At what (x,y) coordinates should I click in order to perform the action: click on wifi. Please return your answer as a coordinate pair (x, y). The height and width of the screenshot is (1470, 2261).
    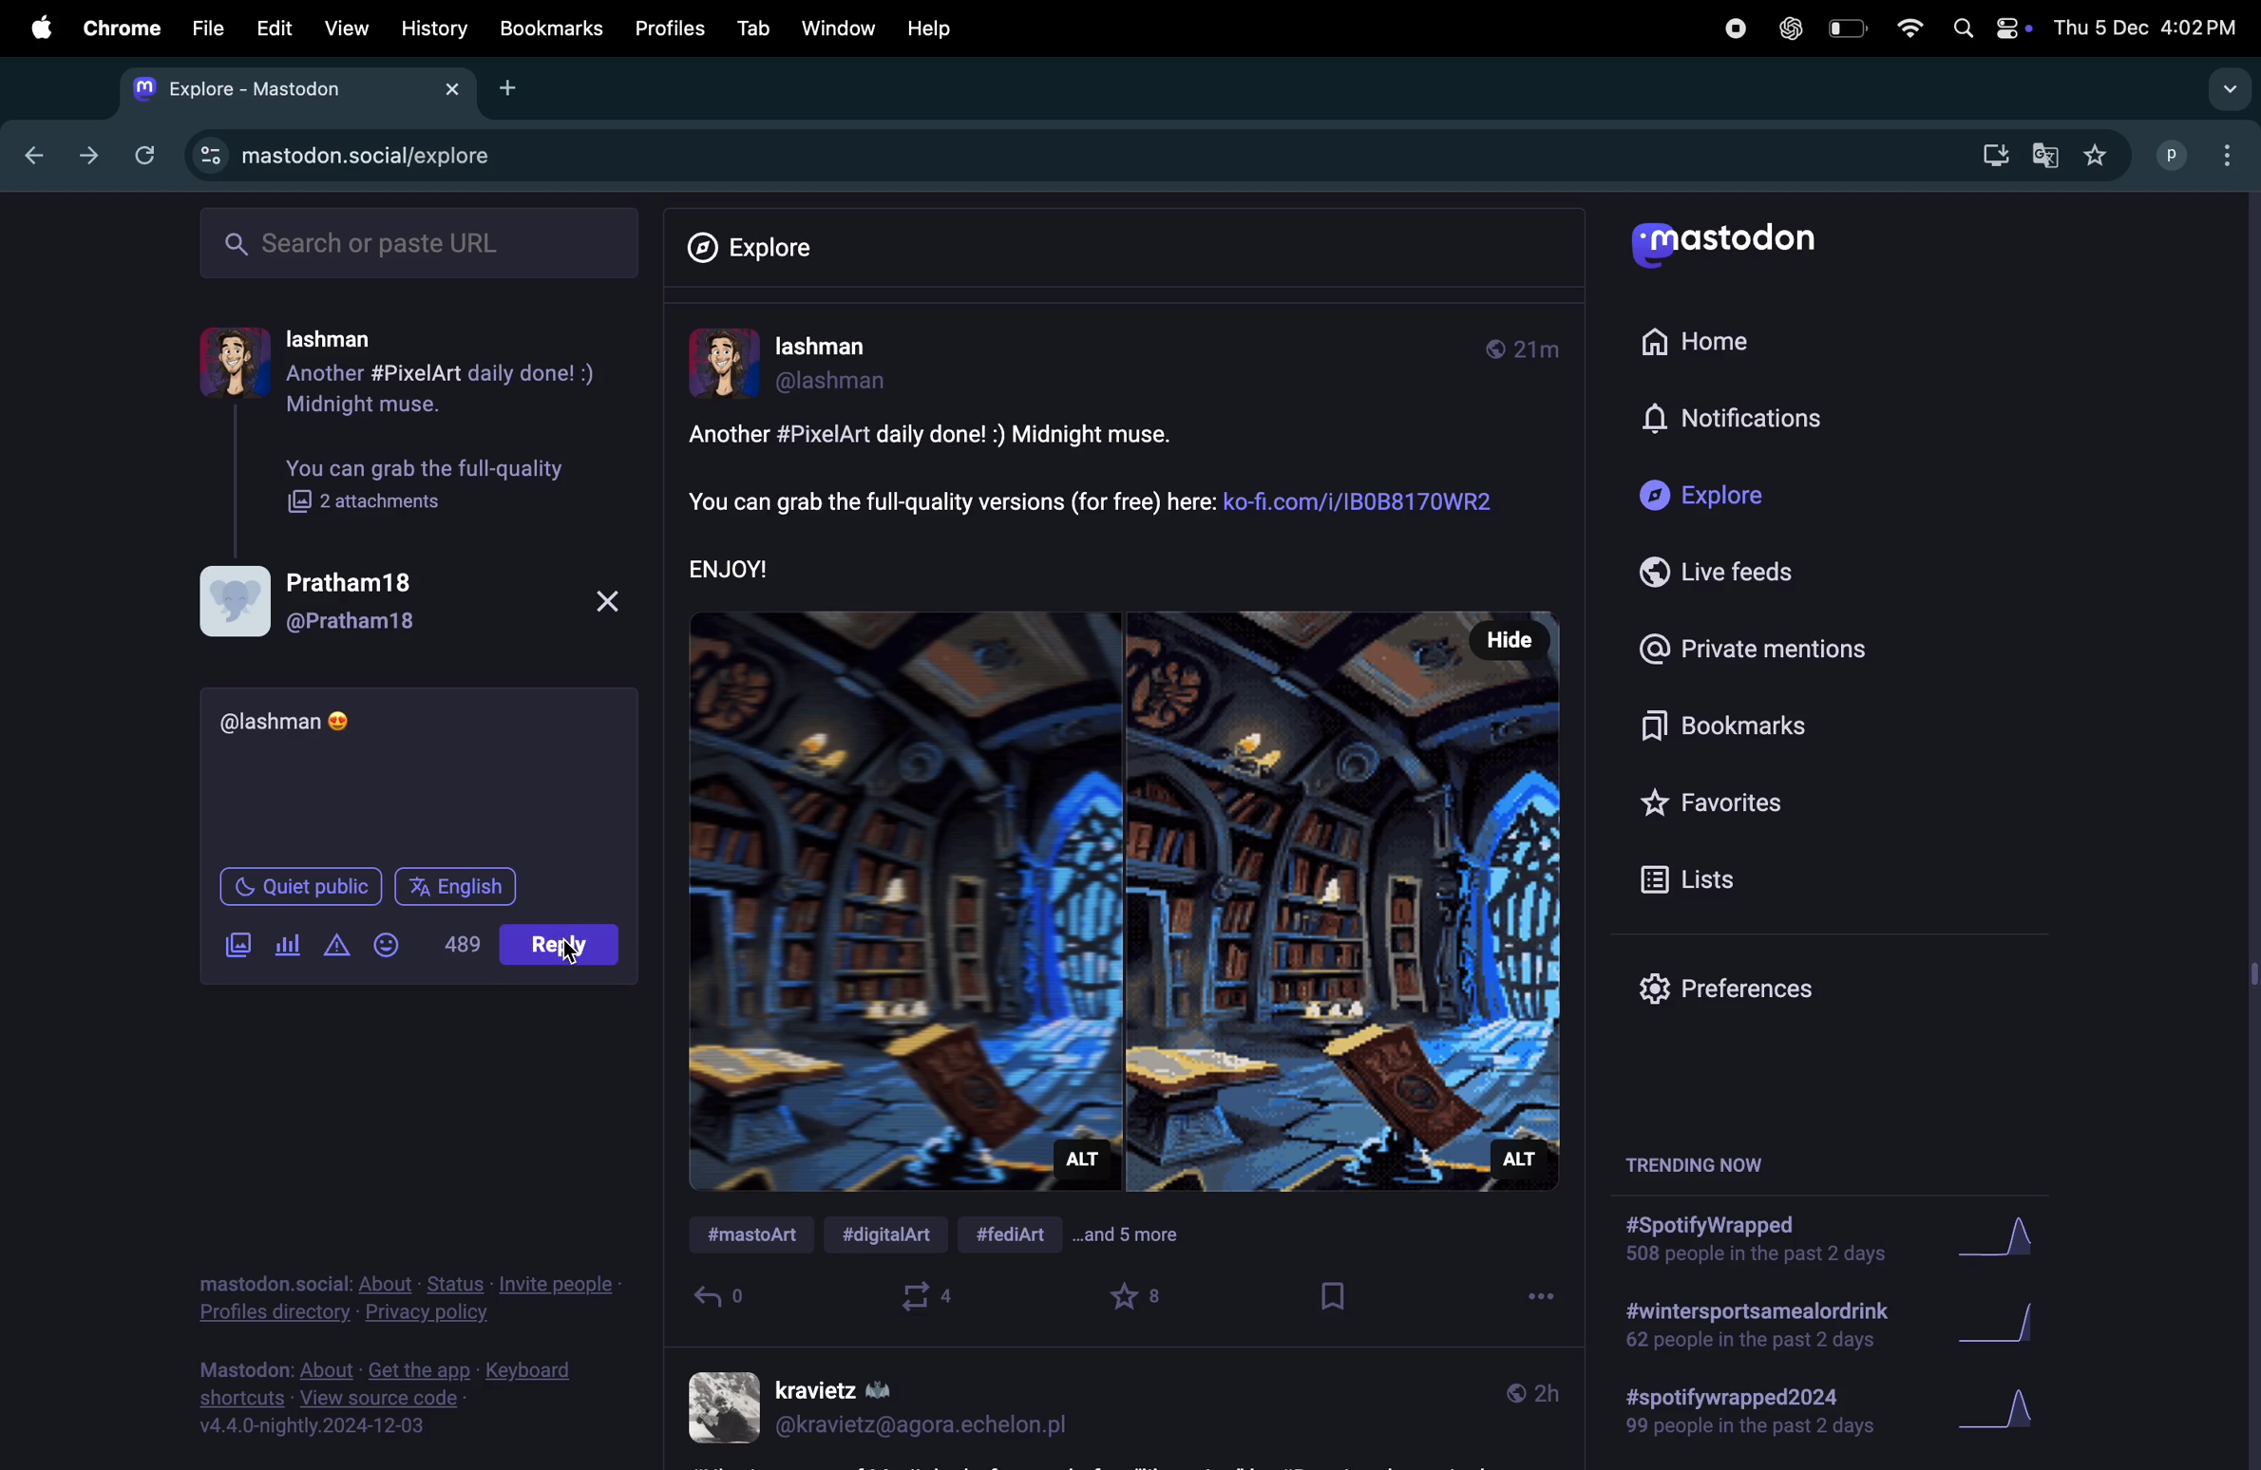
    Looking at the image, I should click on (1903, 26).